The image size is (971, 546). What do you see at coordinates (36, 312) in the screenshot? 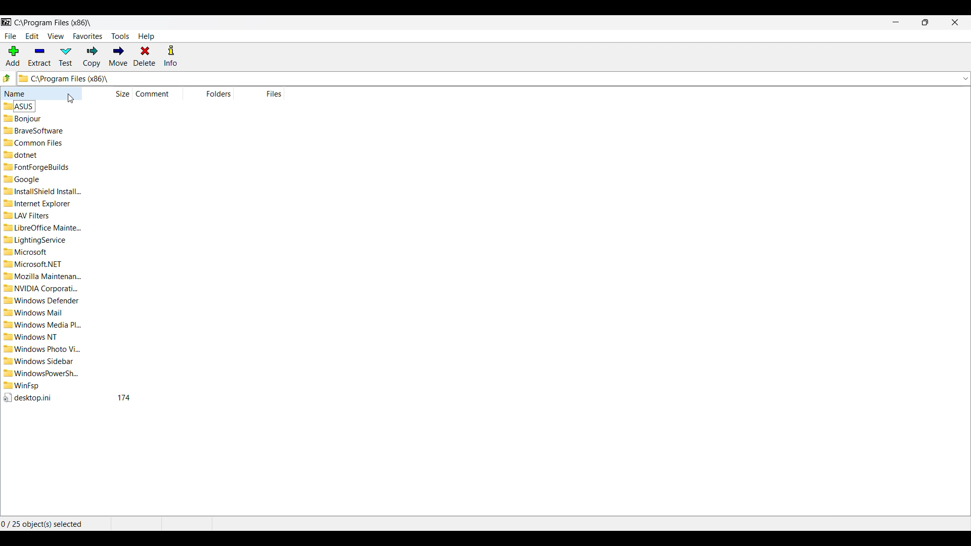
I see `Windows Mail` at bounding box center [36, 312].